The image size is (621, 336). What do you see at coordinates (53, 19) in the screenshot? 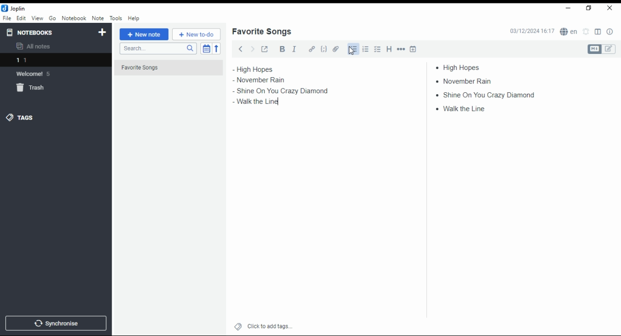
I see `go` at bounding box center [53, 19].